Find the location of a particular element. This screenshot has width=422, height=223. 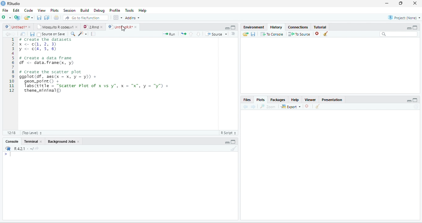

Line numbers is located at coordinates (11, 65).